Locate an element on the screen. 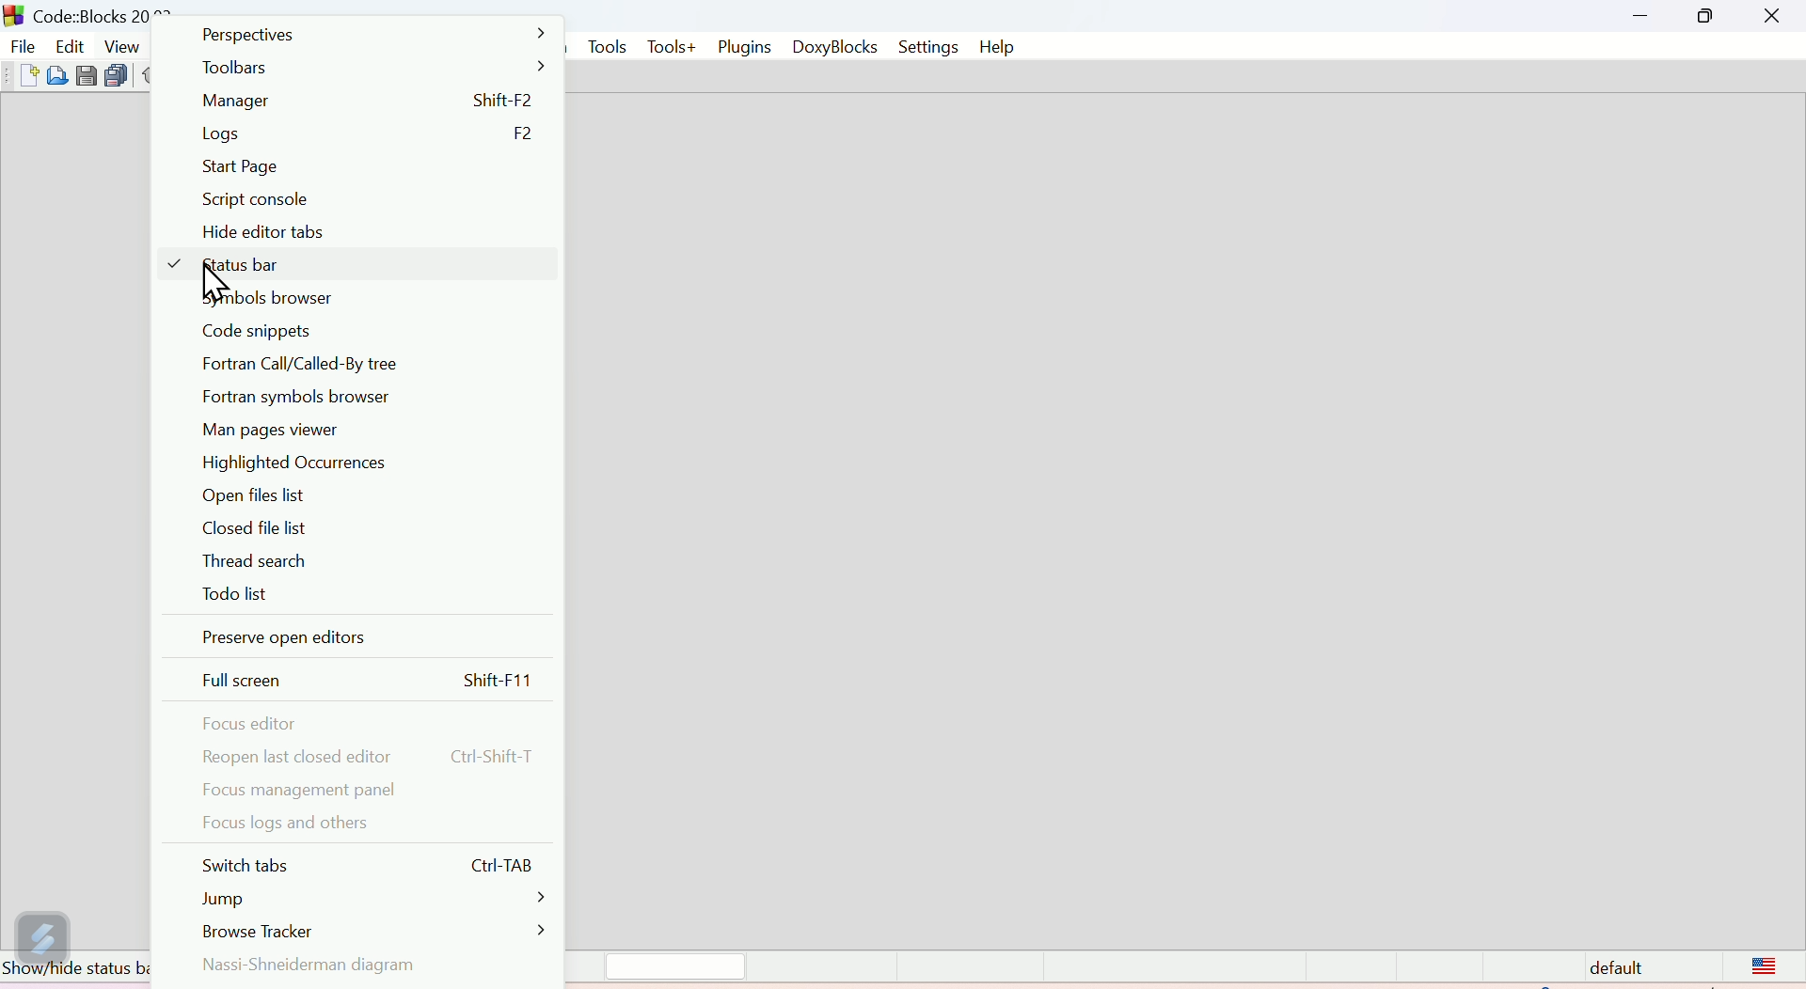  help is located at coordinates (998, 47).